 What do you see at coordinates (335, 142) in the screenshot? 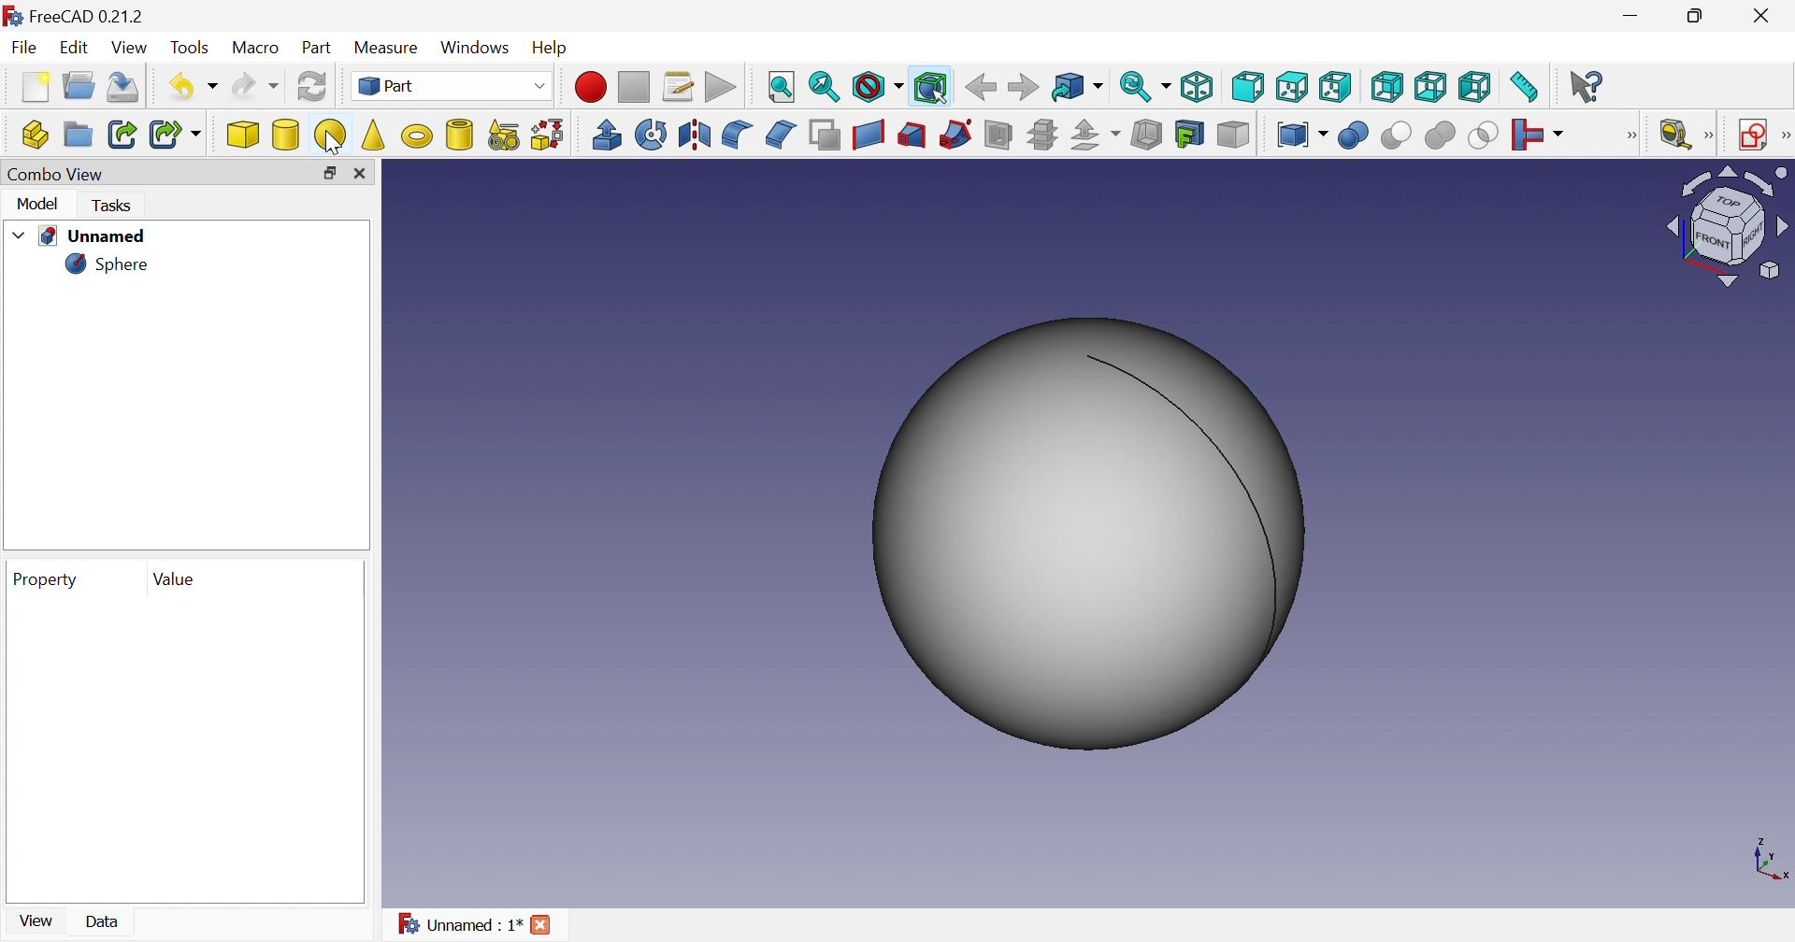
I see `Cursor` at bounding box center [335, 142].